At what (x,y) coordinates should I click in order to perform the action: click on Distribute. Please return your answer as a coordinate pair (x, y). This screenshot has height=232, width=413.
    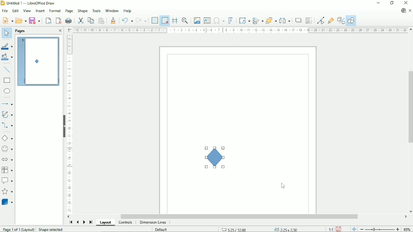
    Looking at the image, I should click on (285, 20).